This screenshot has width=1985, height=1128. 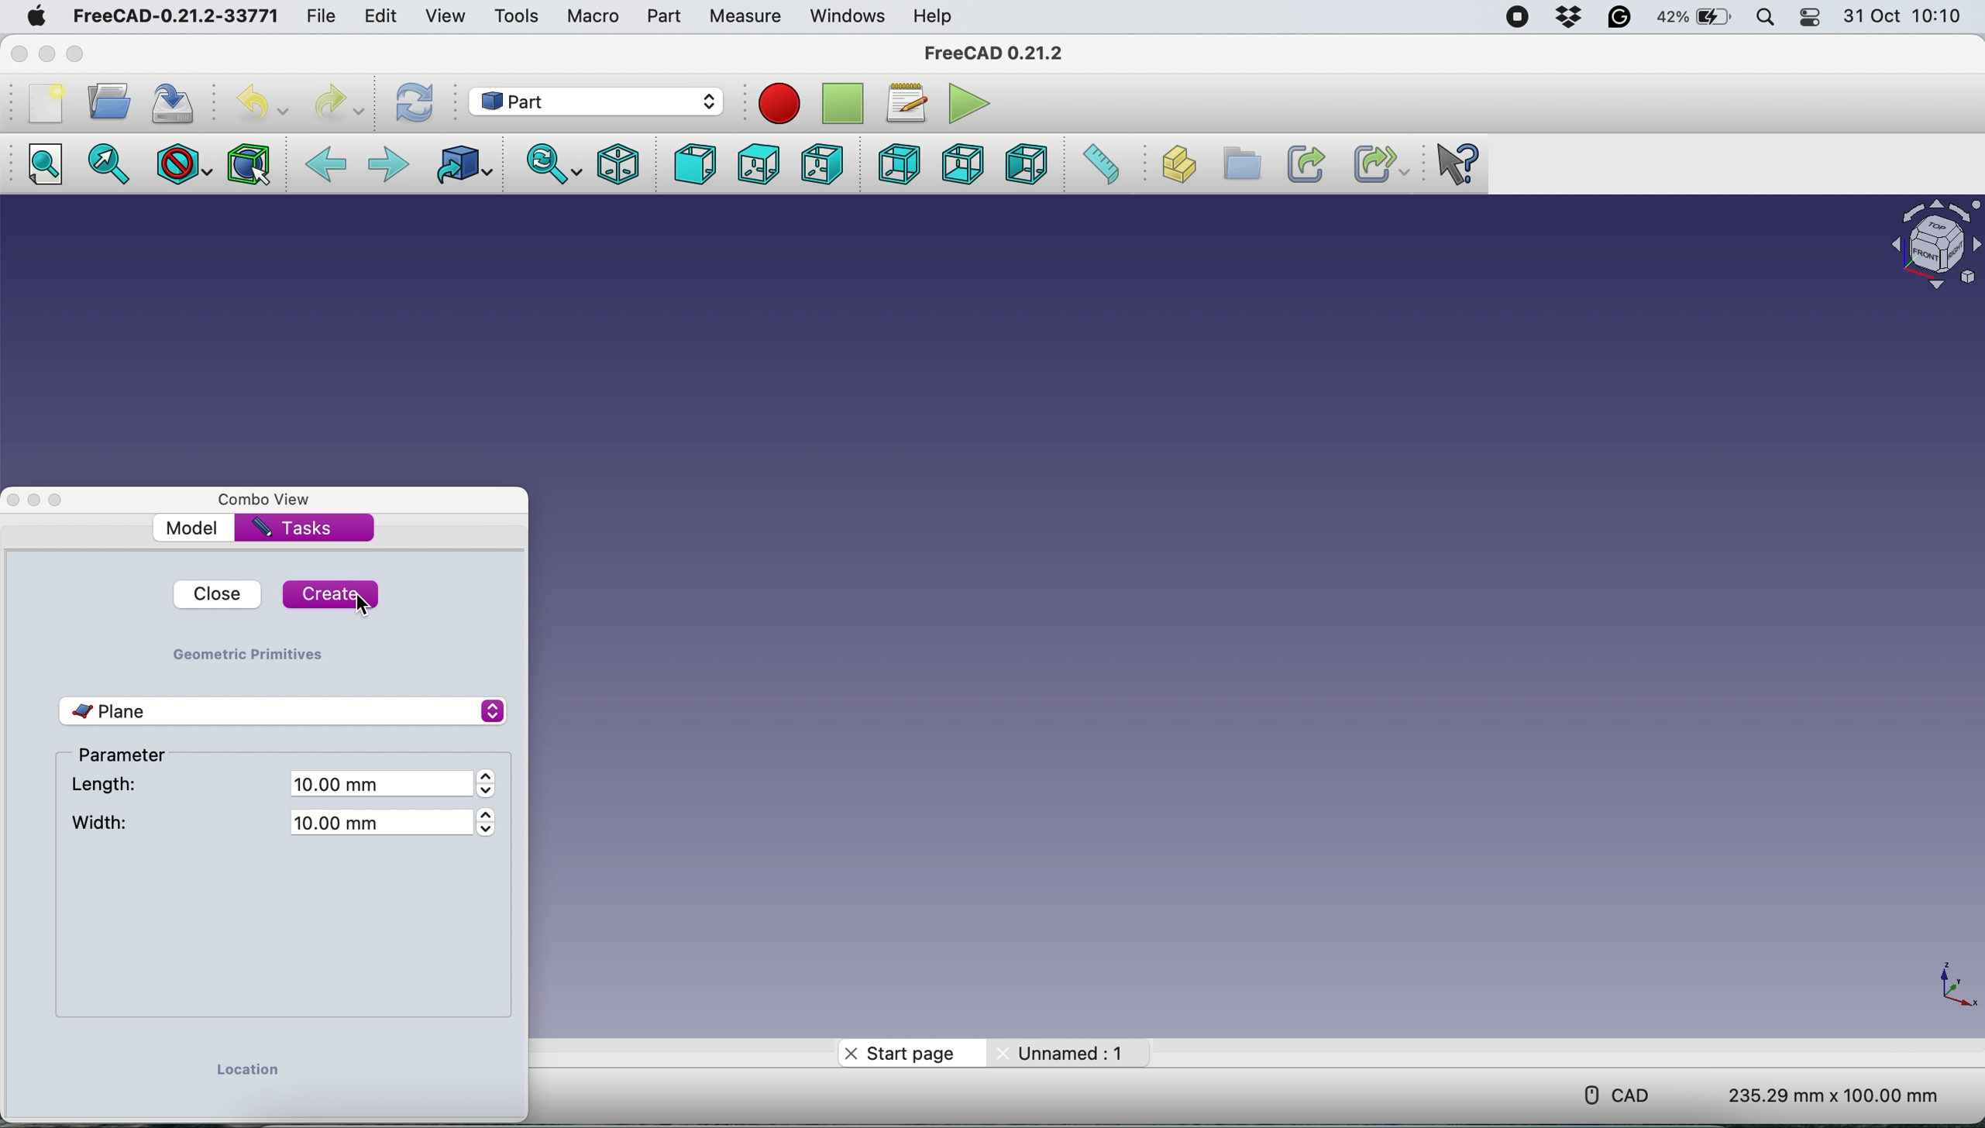 I want to click on cursor, so click(x=363, y=609).